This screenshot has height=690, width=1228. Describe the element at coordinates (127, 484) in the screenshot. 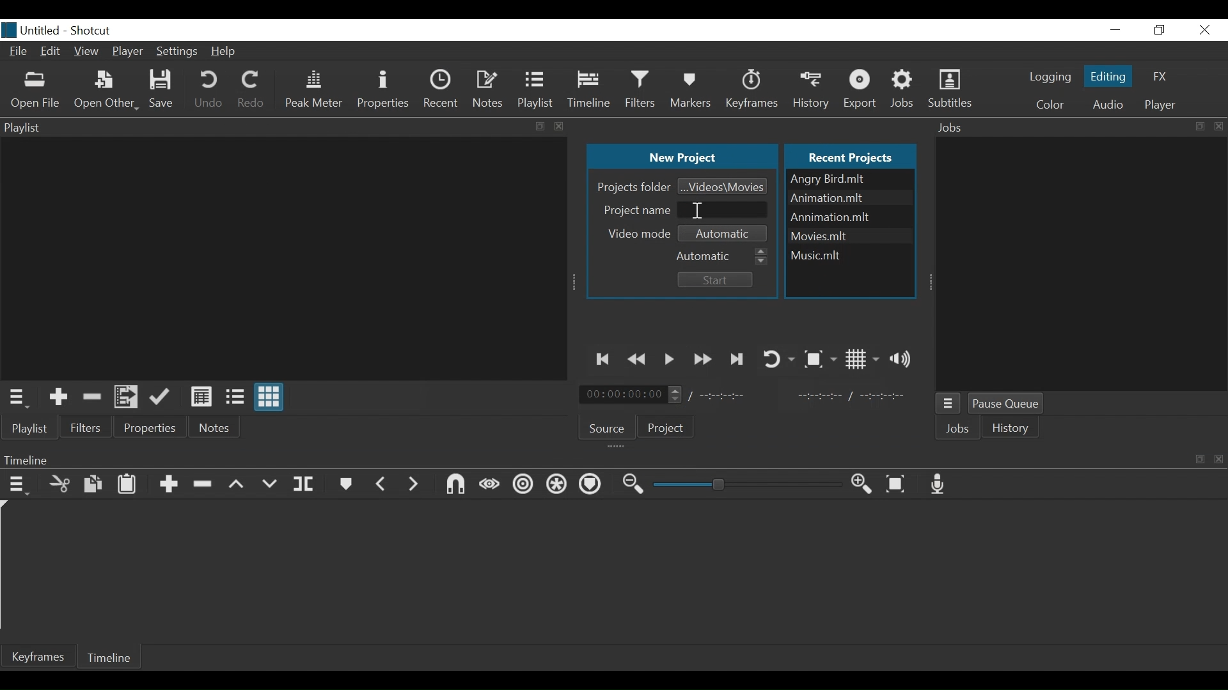

I see `Paste` at that location.